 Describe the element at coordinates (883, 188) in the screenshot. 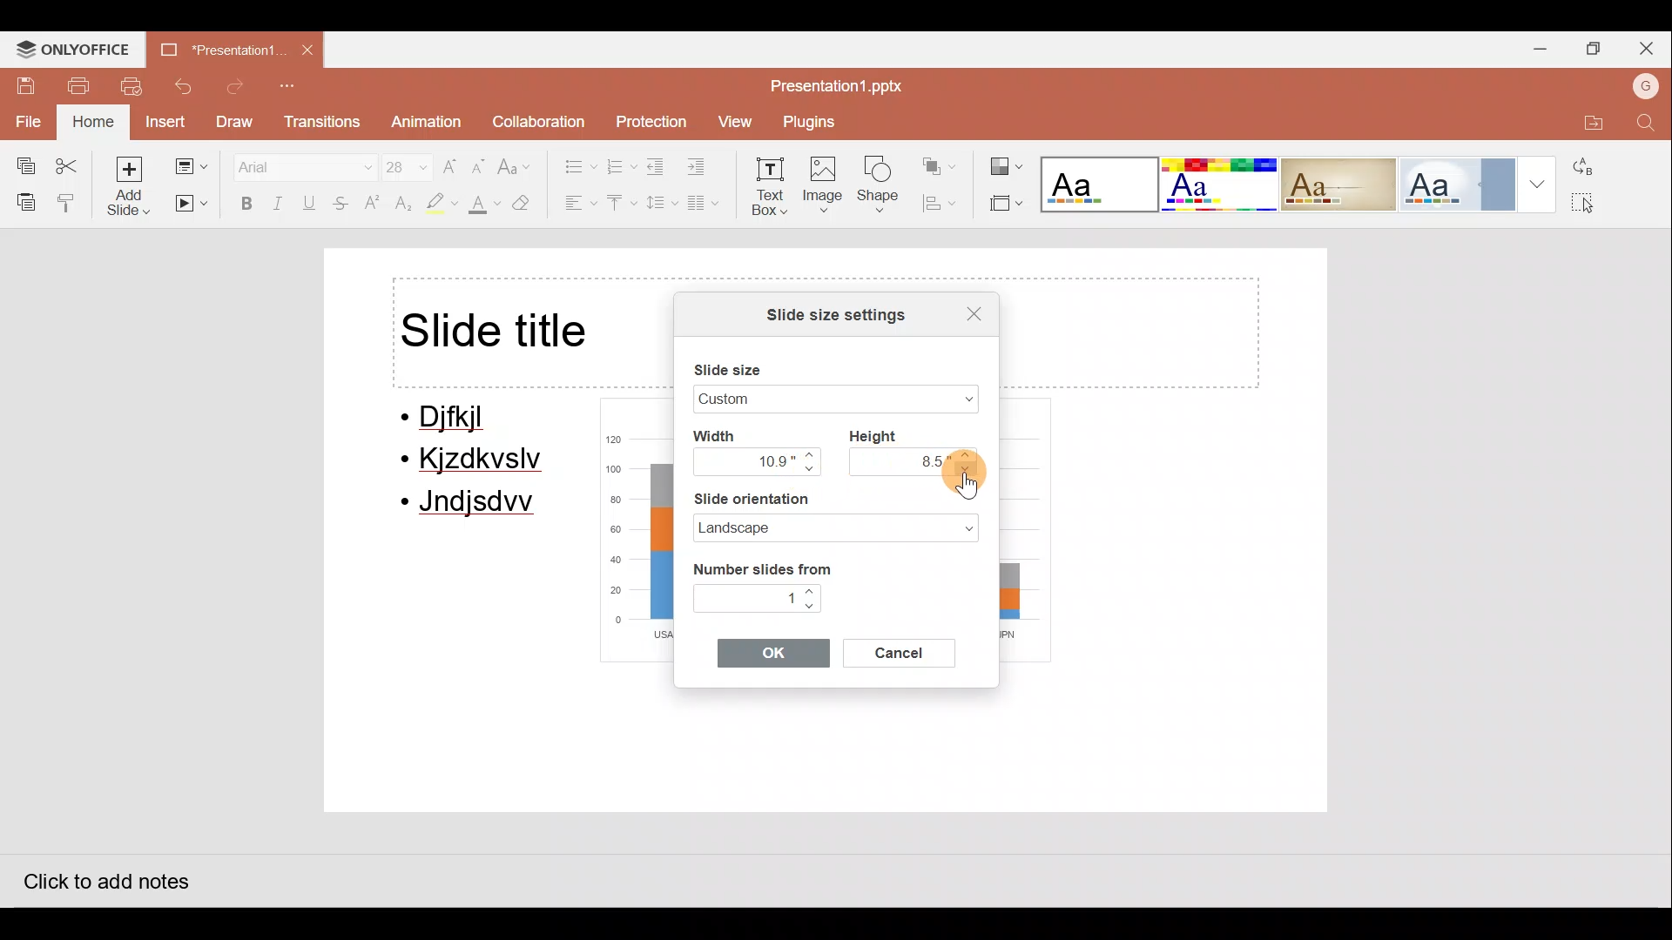

I see `Shape` at that location.